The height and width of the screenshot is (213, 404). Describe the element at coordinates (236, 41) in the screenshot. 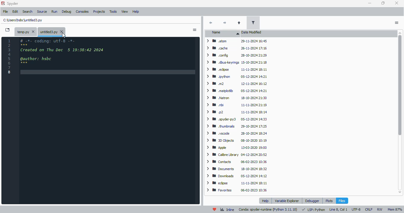

I see `> BB atom 29-11-2024 16:45` at that location.